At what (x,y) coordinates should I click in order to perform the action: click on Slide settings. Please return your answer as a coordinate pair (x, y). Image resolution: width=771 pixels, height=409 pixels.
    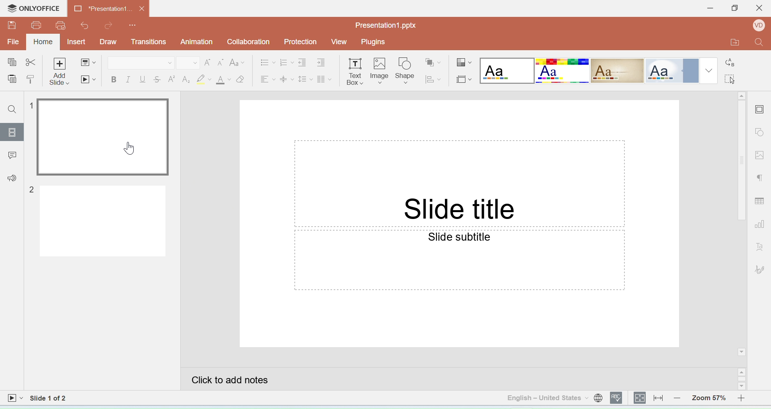
    Looking at the image, I should click on (761, 108).